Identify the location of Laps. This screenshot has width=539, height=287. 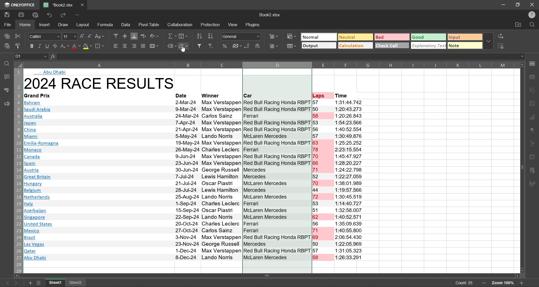
(318, 96).